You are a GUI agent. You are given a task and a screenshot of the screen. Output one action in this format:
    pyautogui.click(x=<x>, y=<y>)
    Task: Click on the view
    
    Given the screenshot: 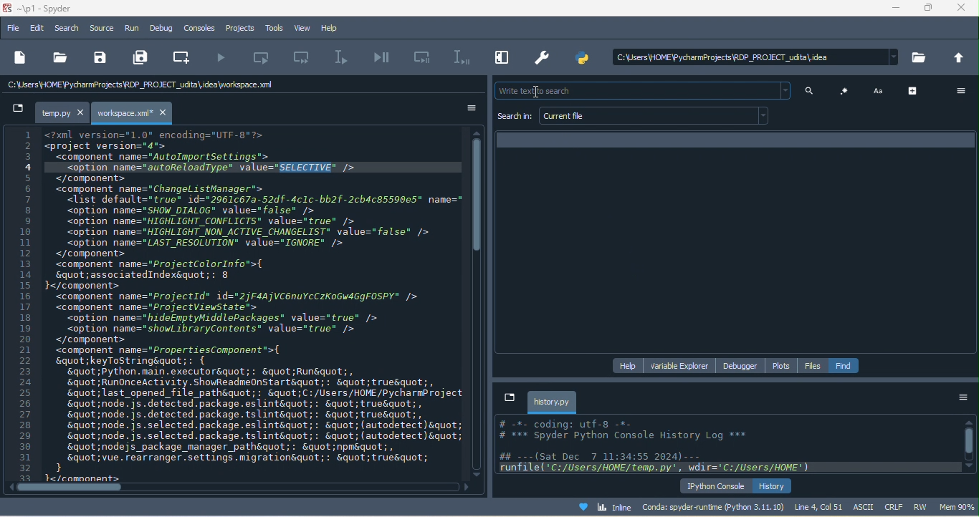 What is the action you would take?
    pyautogui.click(x=300, y=29)
    